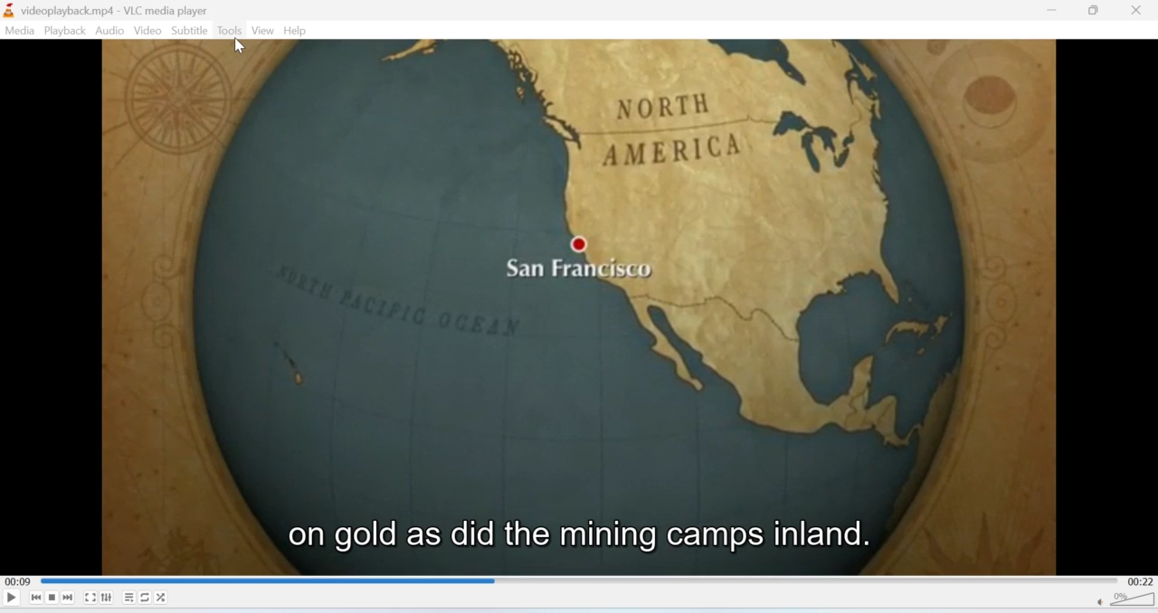 The width and height of the screenshot is (1158, 613). I want to click on Playback, so click(63, 31).